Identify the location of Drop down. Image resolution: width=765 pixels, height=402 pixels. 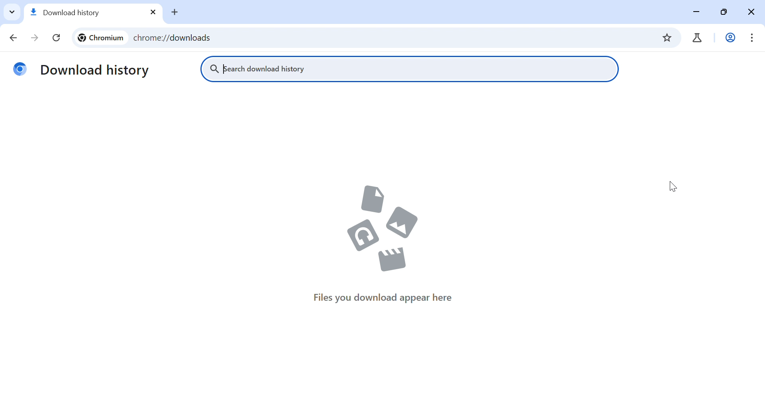
(12, 12).